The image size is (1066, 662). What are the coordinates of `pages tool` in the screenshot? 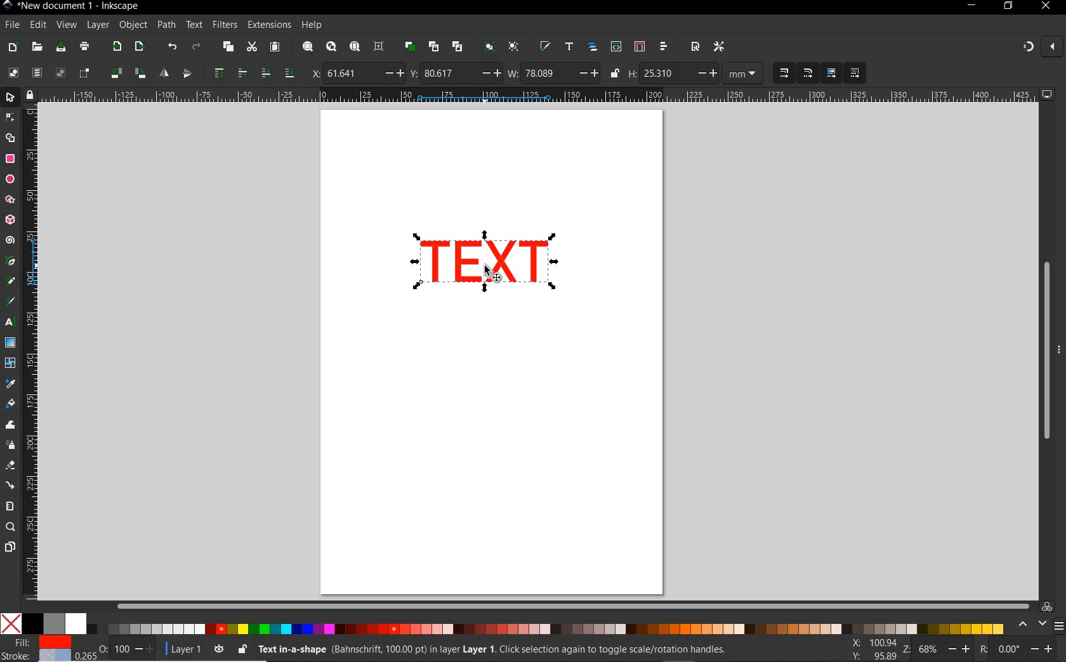 It's located at (10, 547).